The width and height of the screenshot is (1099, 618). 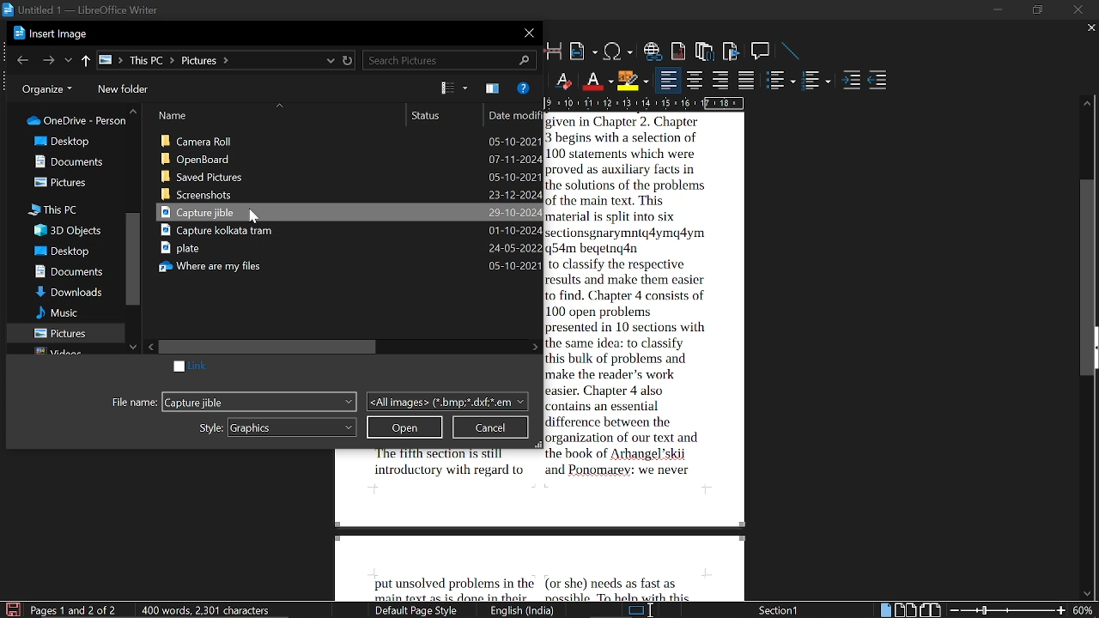 What do you see at coordinates (1088, 591) in the screenshot?
I see `move down` at bounding box center [1088, 591].